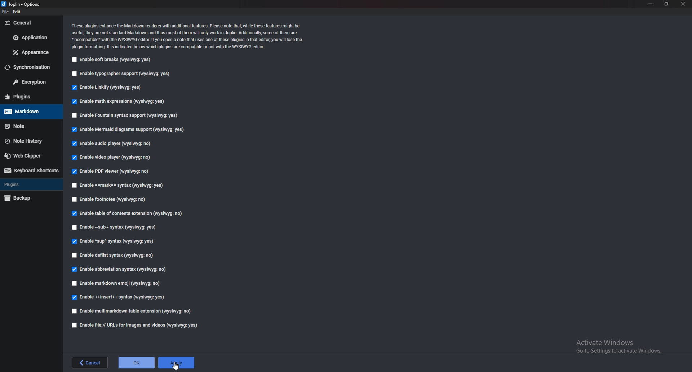  I want to click on Keyboard shortcuts, so click(32, 170).